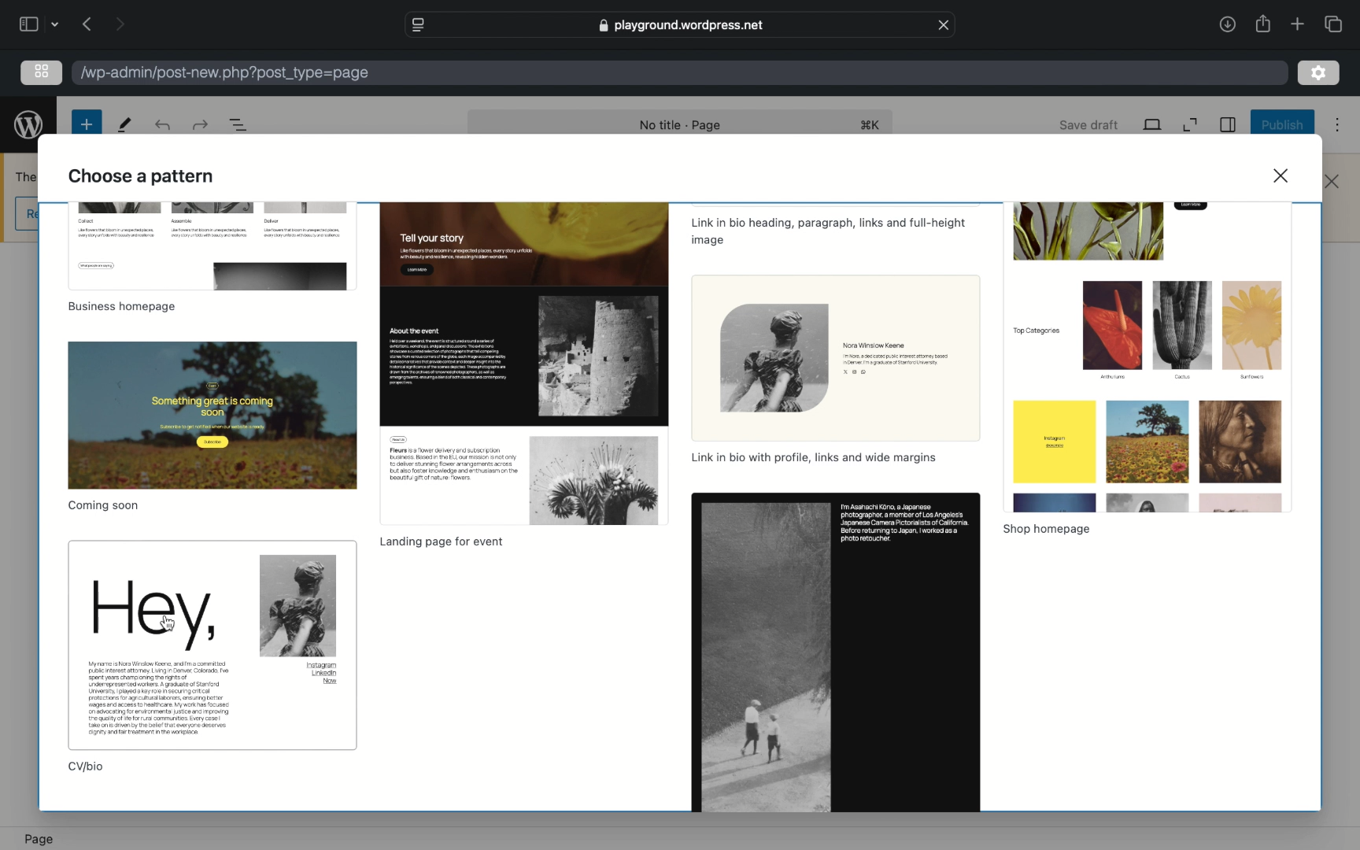 Image resolution: width=1360 pixels, height=850 pixels. Describe the element at coordinates (211, 246) in the screenshot. I see `preview` at that location.